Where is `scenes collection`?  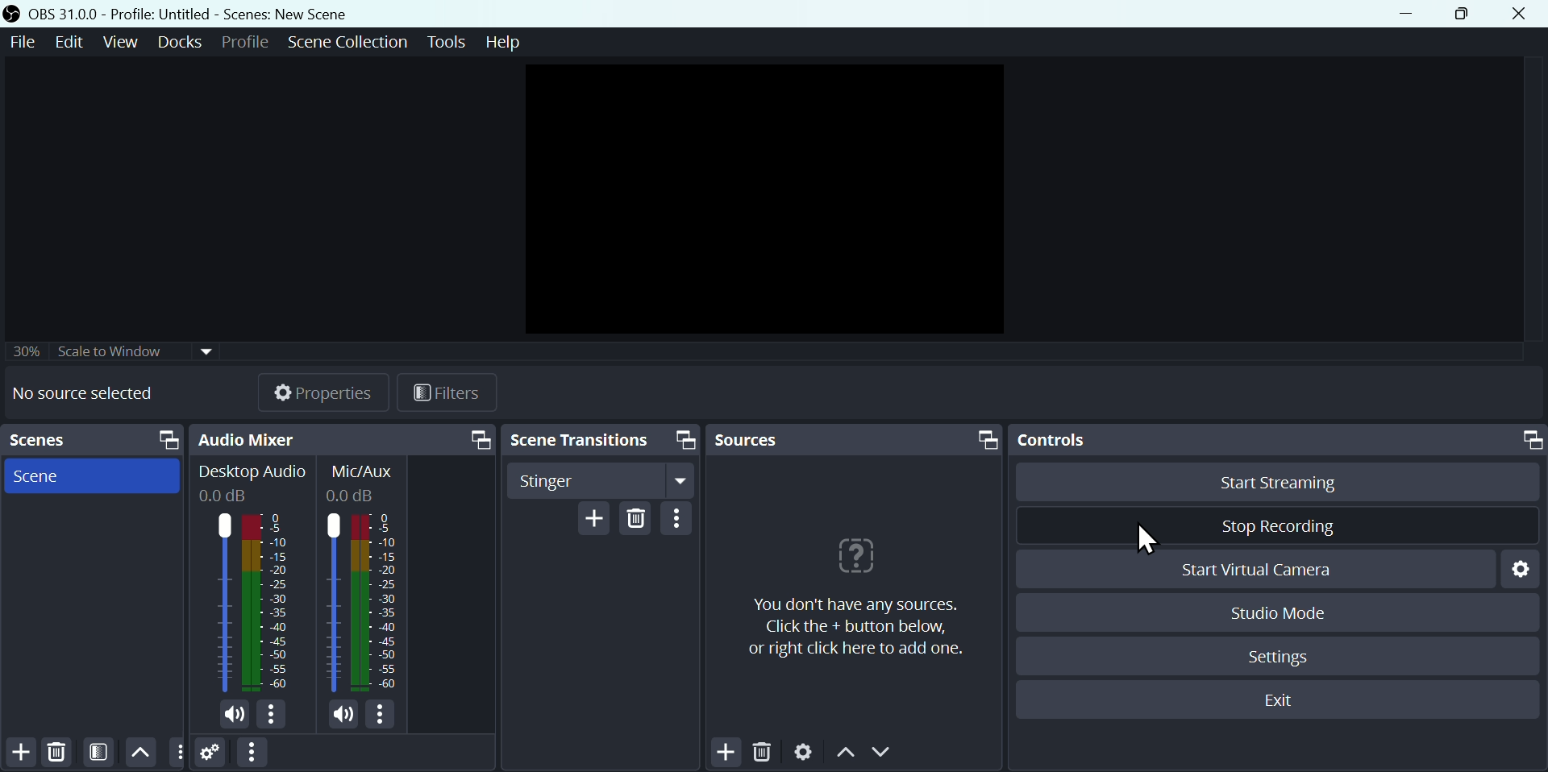 scenes collection is located at coordinates (347, 42).